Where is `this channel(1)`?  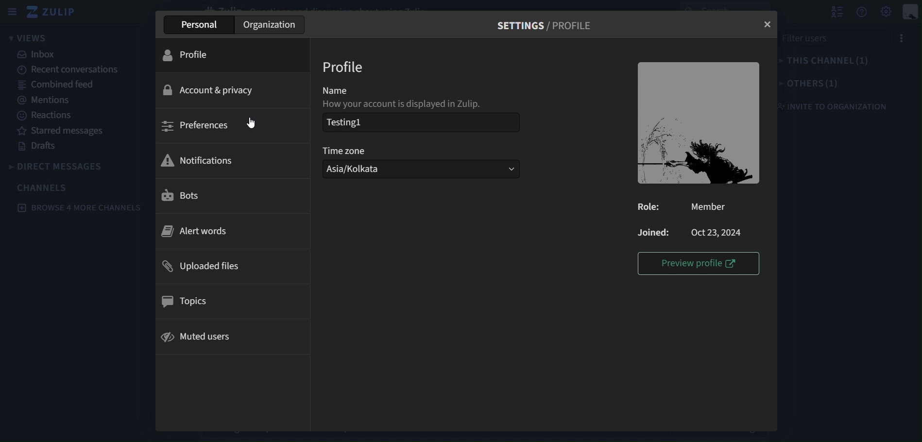 this channel(1) is located at coordinates (827, 61).